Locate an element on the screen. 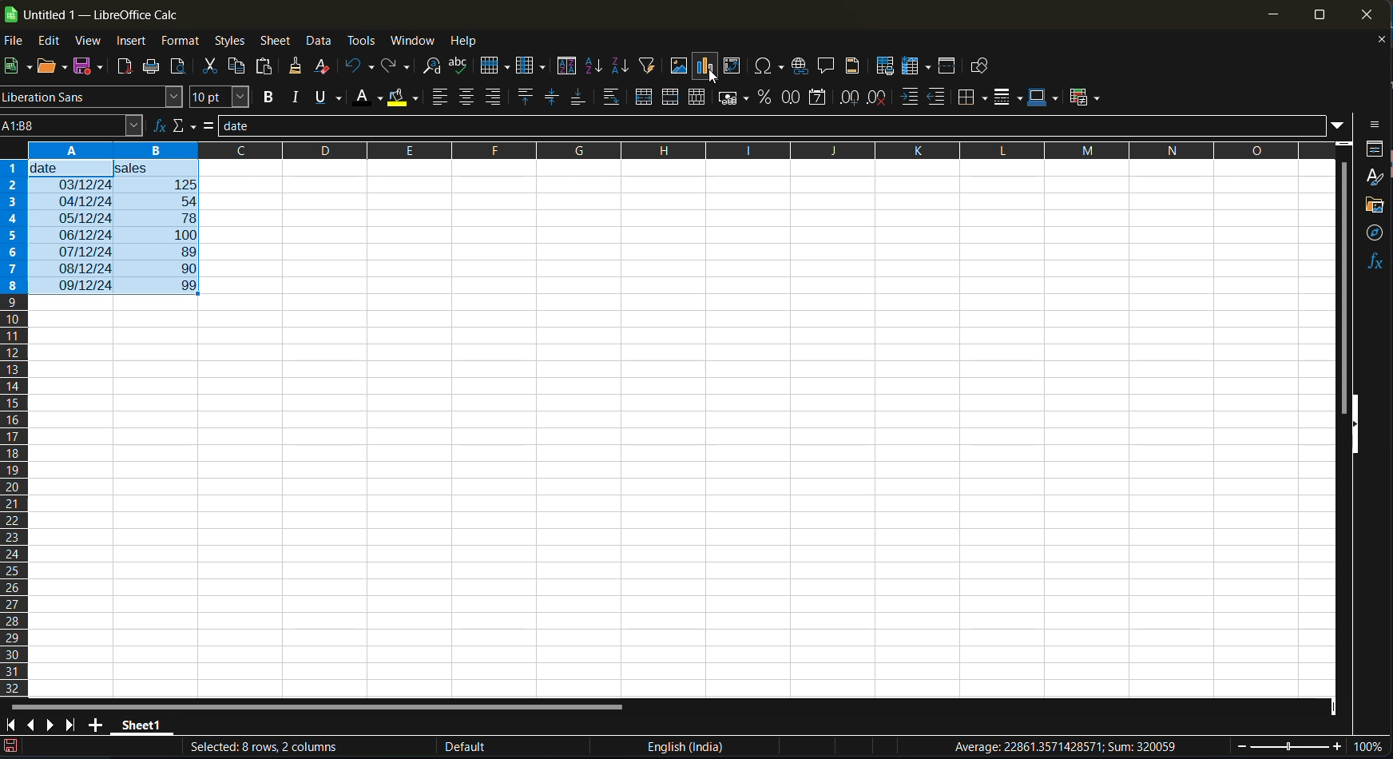 This screenshot has width=1393, height=759. insert or edit pivot table is located at coordinates (732, 66).